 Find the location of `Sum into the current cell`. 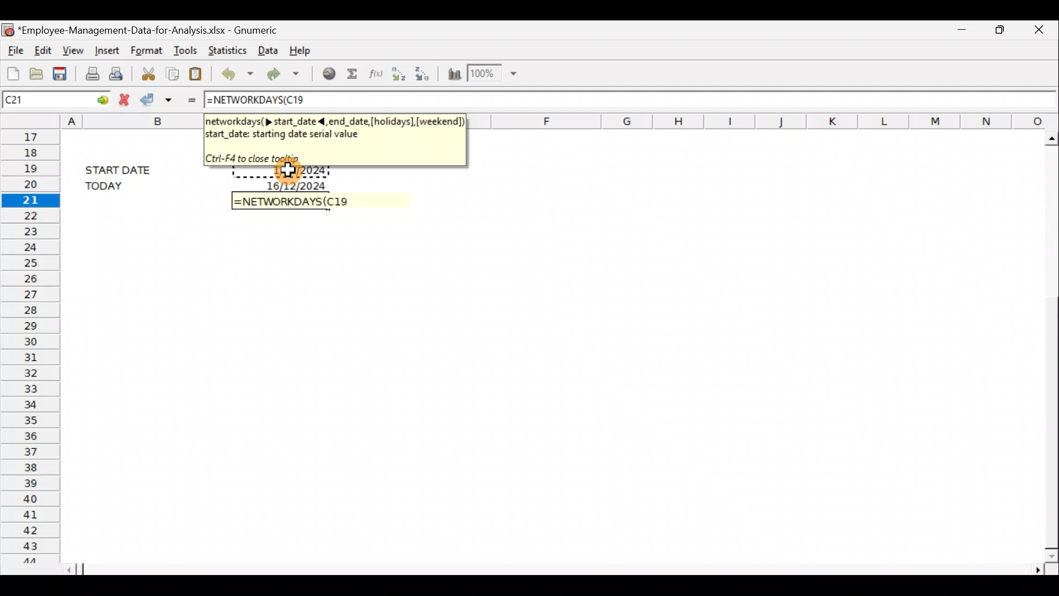

Sum into the current cell is located at coordinates (352, 74).